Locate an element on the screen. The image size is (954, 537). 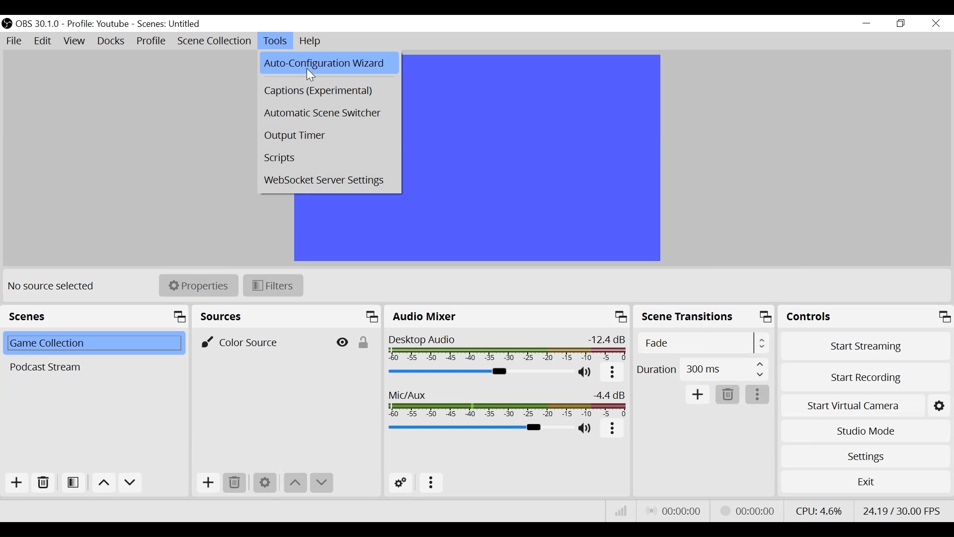
Docks is located at coordinates (112, 41).